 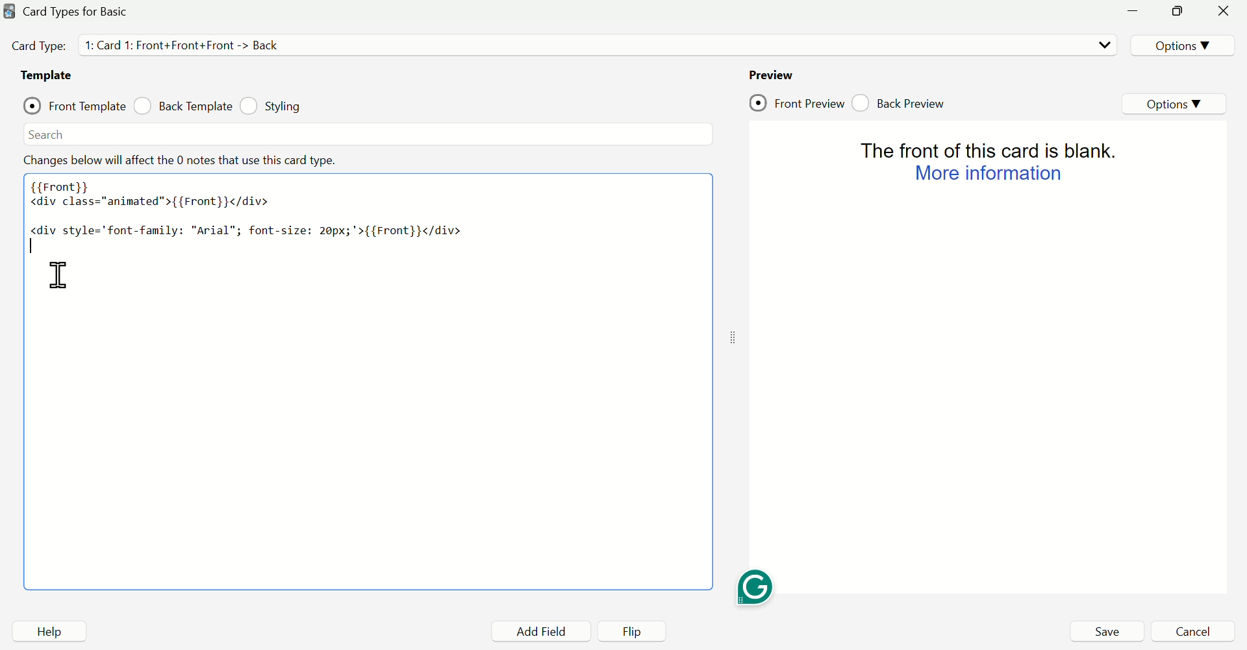 What do you see at coordinates (1175, 102) in the screenshot?
I see `Options` at bounding box center [1175, 102].